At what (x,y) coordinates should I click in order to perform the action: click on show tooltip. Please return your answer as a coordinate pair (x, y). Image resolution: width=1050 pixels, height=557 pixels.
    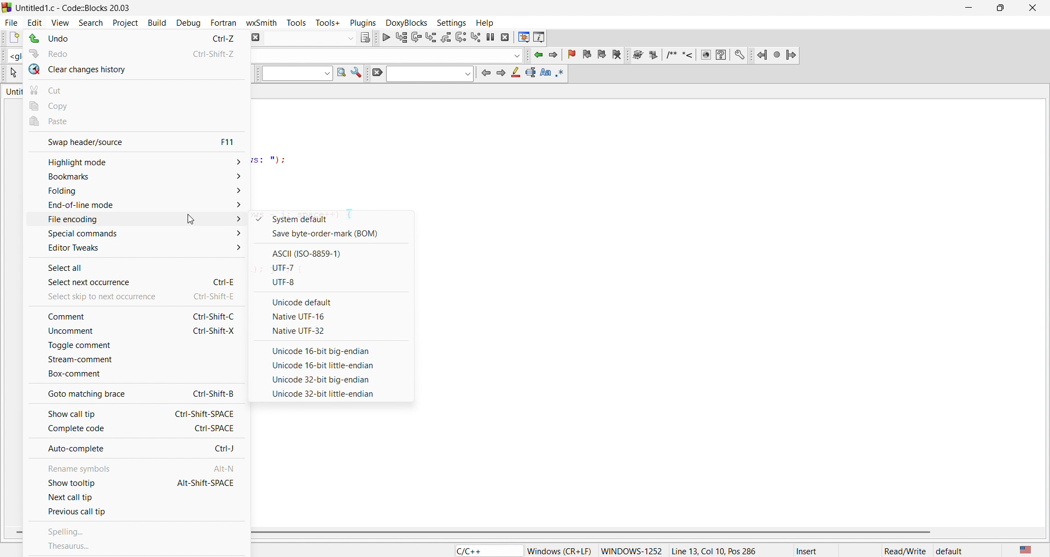
    Looking at the image, I should click on (137, 486).